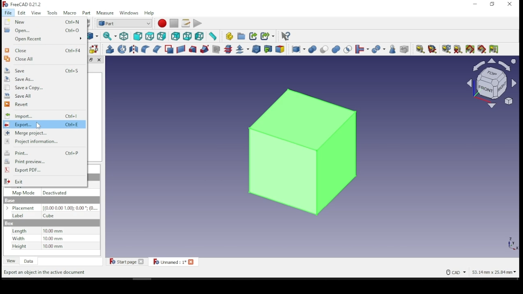 The width and height of the screenshot is (523, 294). I want to click on 0,000,00, so click(70, 208).